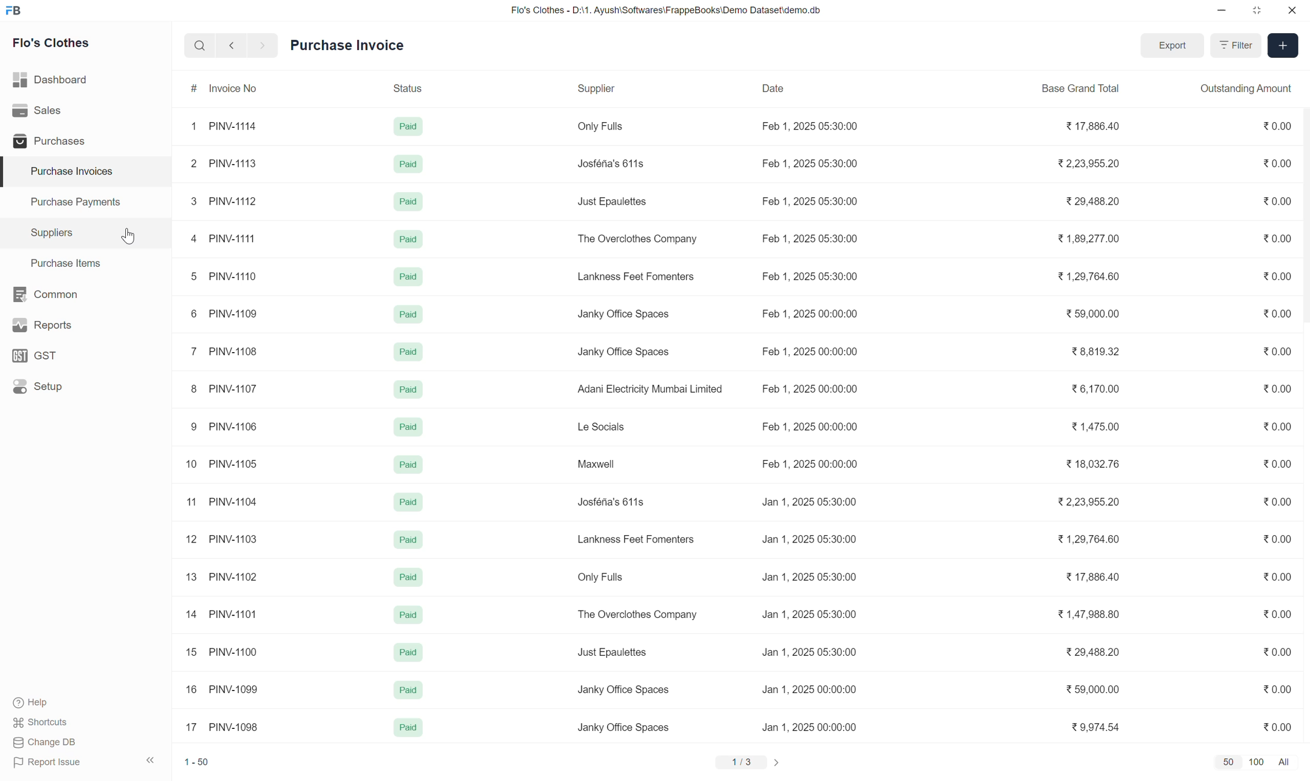 This screenshot has height=781, width=1310. What do you see at coordinates (1257, 762) in the screenshot?
I see `100` at bounding box center [1257, 762].